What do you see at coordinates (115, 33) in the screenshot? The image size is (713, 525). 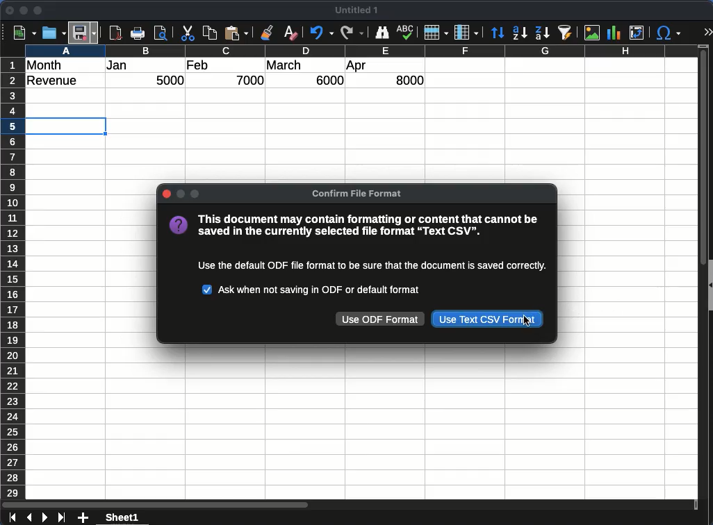 I see `pdf reader` at bounding box center [115, 33].